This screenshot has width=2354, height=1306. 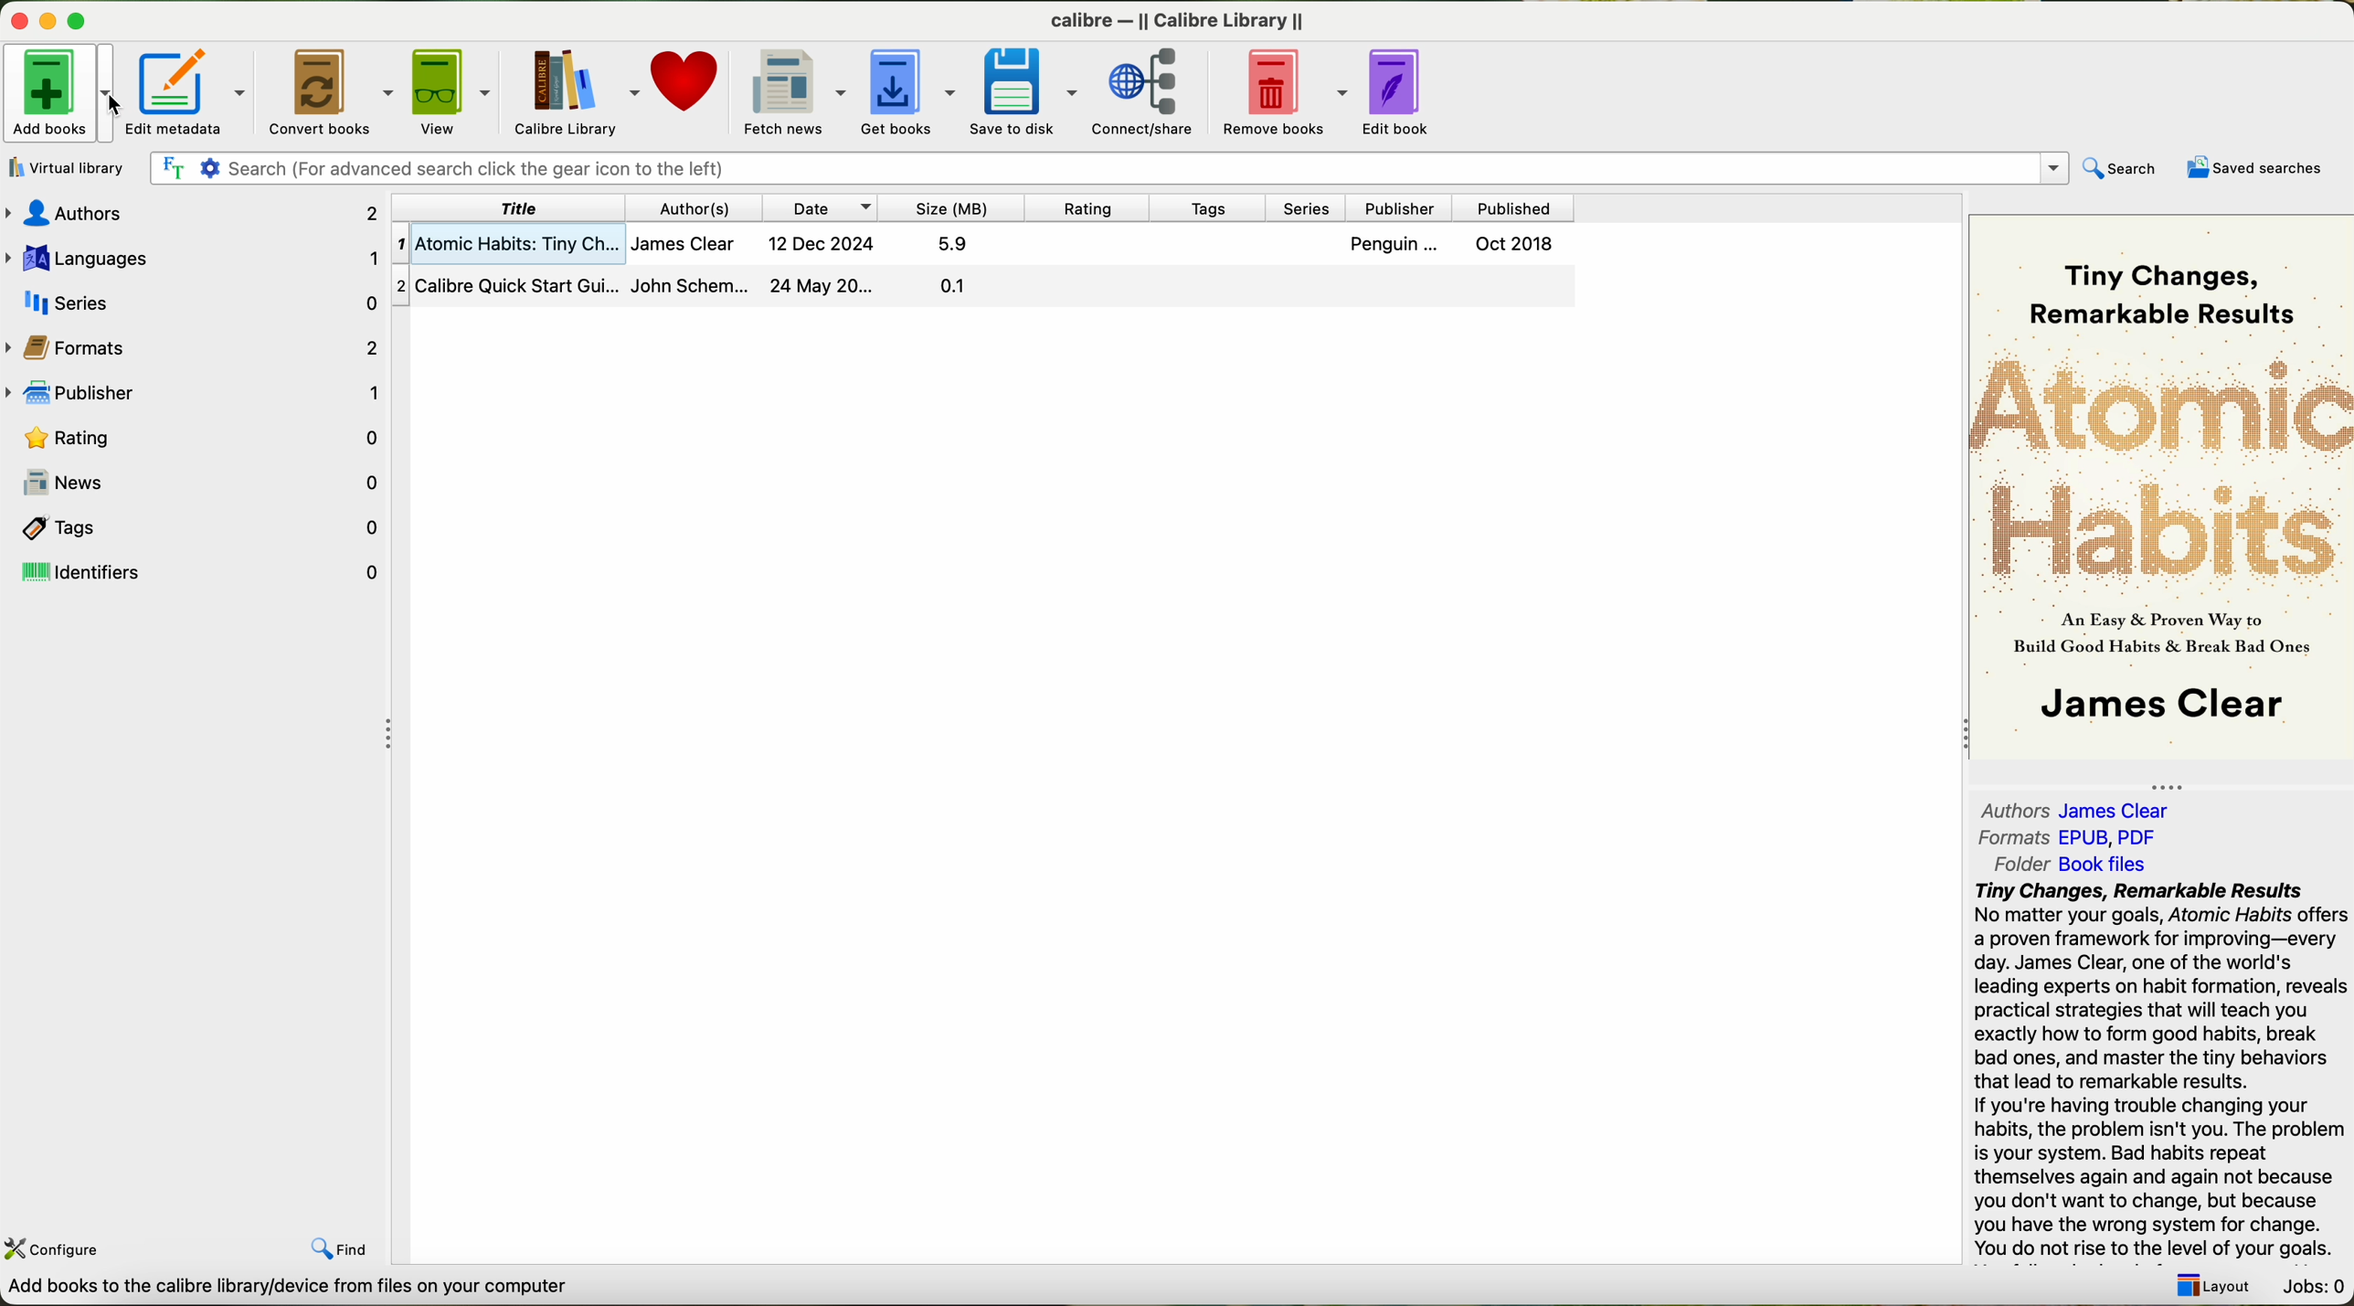 What do you see at coordinates (2212, 1287) in the screenshot?
I see `Layout` at bounding box center [2212, 1287].